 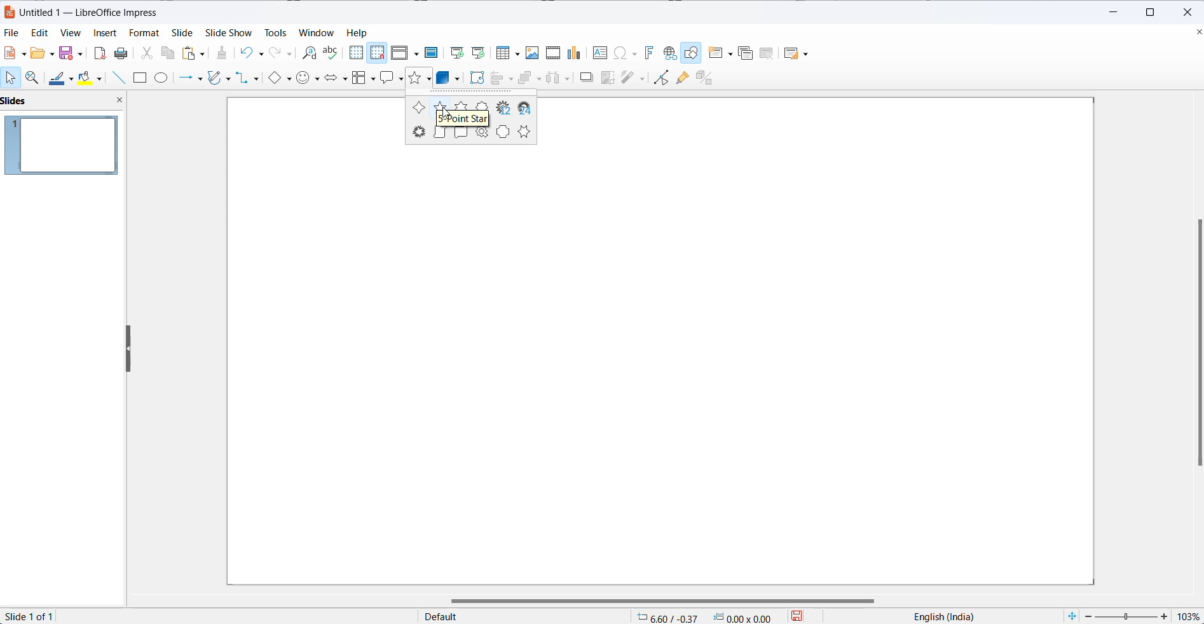 I want to click on scrollbar, so click(x=1192, y=345).